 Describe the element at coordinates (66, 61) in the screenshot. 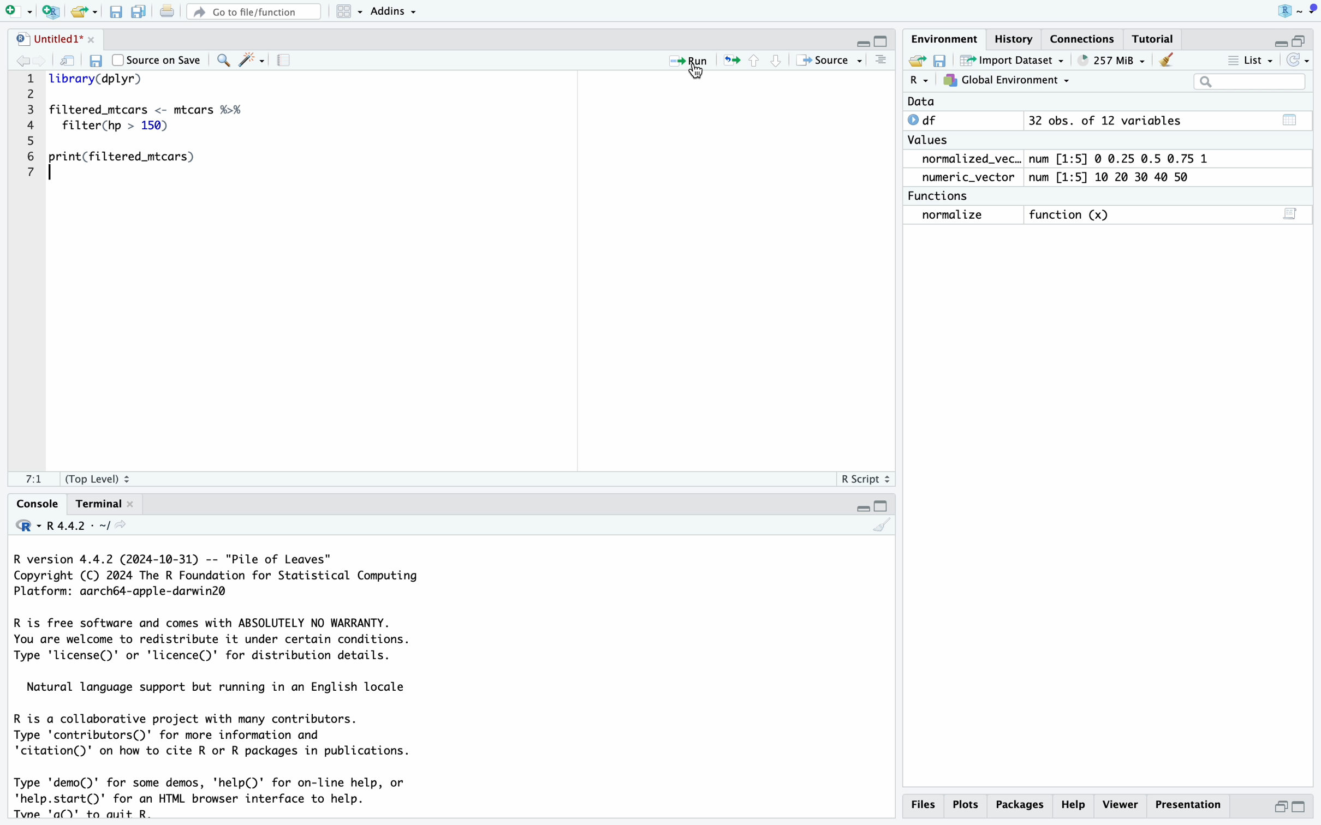

I see `show in new window` at that location.